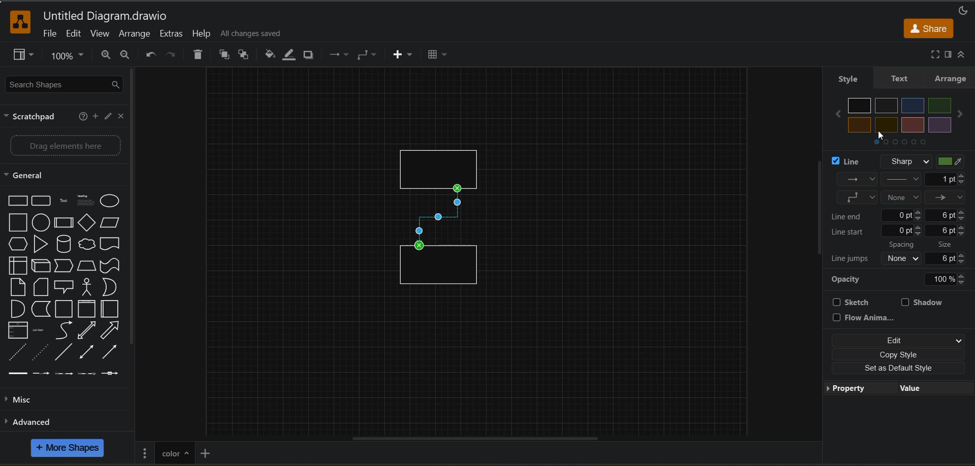  What do you see at coordinates (901, 278) in the screenshot?
I see `opacity` at bounding box center [901, 278].